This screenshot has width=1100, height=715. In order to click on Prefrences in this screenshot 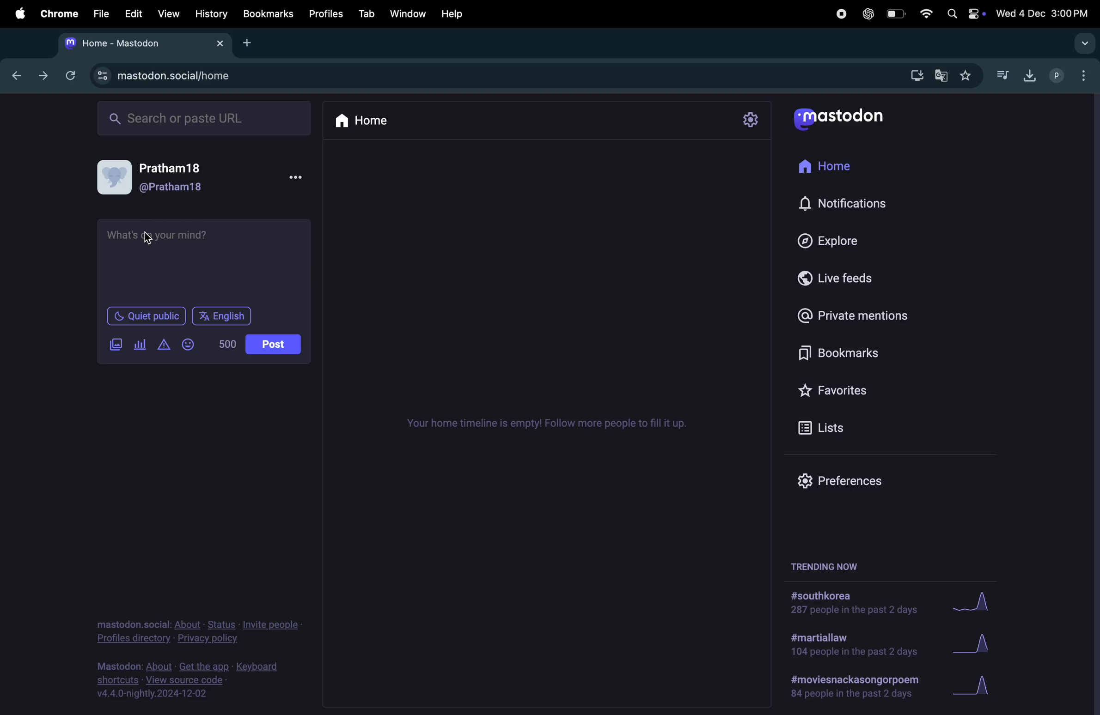, I will do `click(850, 482)`.